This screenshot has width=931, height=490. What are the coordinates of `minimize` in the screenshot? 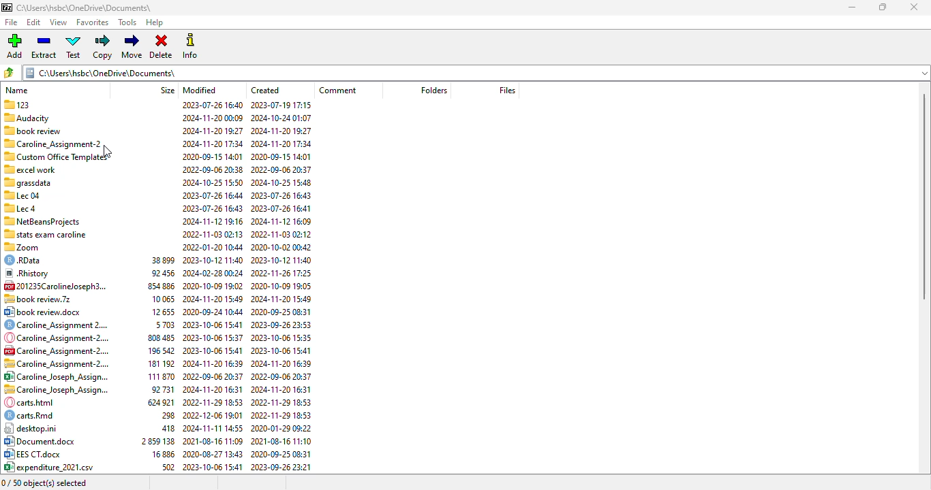 It's located at (853, 7).